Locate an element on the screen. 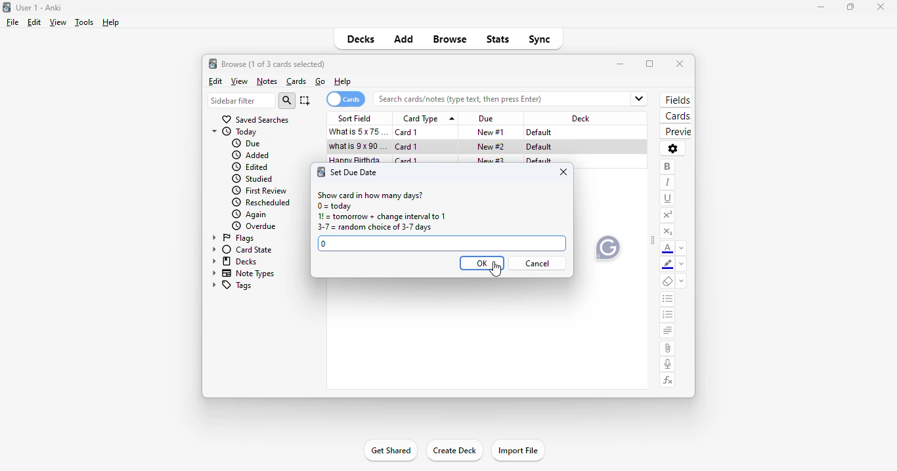  1! = tomorrow + change interval to 1 is located at coordinates (383, 217).